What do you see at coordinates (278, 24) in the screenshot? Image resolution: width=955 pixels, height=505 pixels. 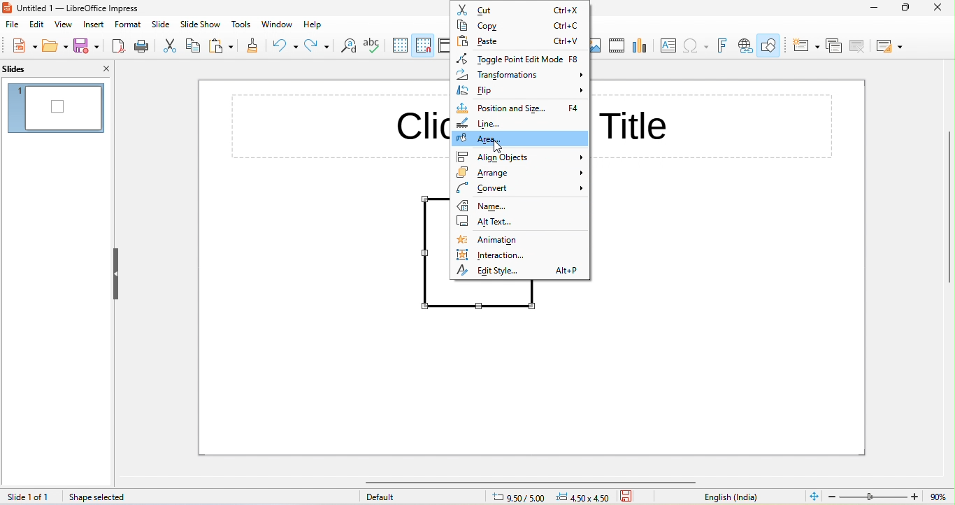 I see `window` at bounding box center [278, 24].